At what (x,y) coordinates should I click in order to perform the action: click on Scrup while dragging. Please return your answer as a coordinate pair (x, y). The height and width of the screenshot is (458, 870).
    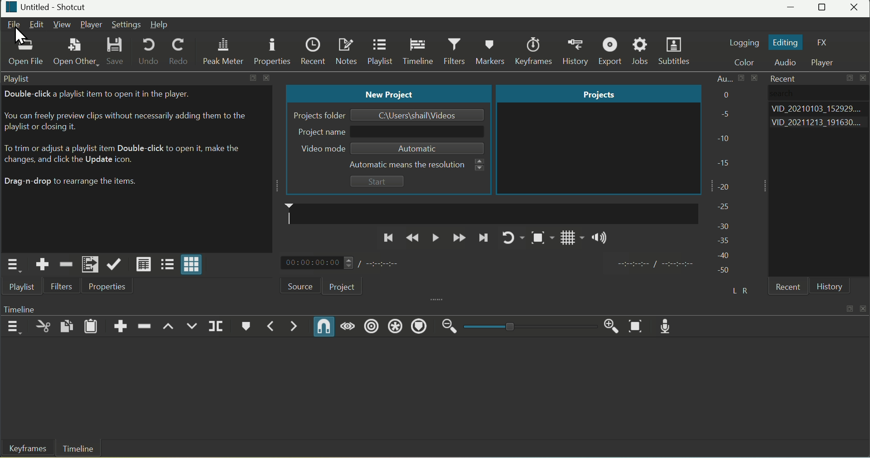
    Looking at the image, I should click on (349, 327).